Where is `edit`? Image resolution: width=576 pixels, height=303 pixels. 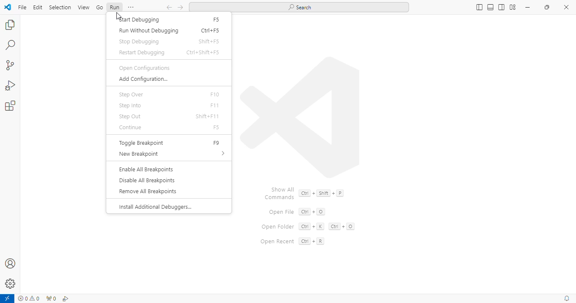 edit is located at coordinates (38, 7).